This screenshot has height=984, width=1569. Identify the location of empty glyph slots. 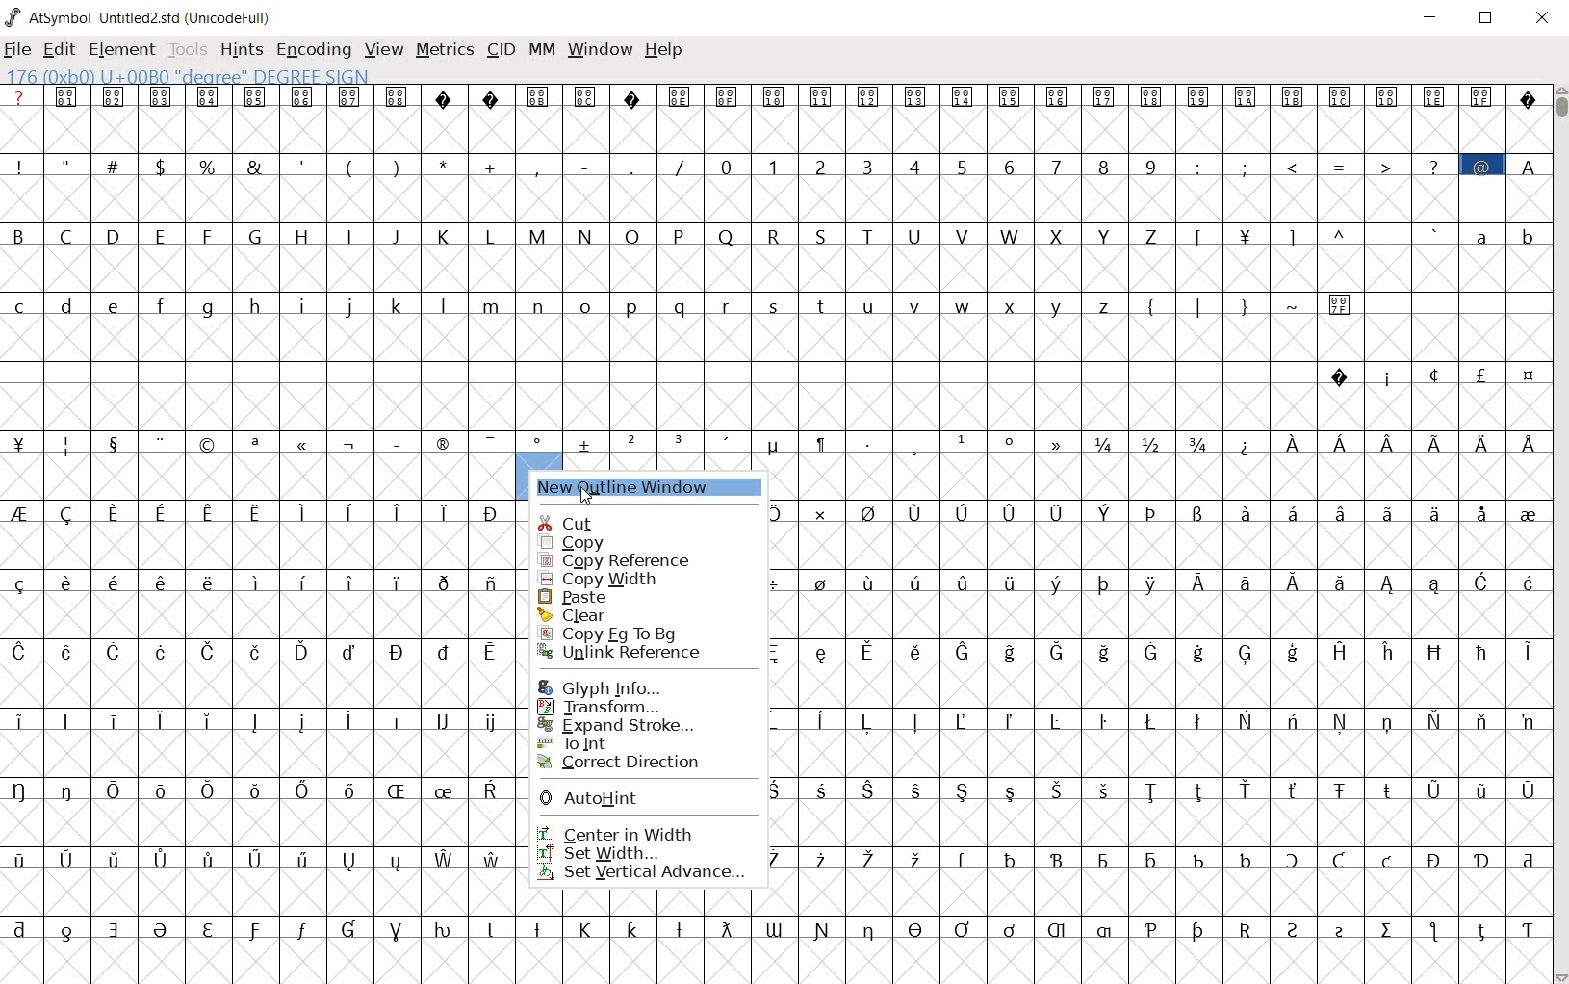
(775, 408).